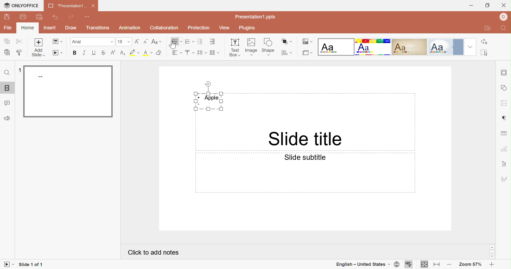  Describe the element at coordinates (308, 42) in the screenshot. I see `Change color theme` at that location.